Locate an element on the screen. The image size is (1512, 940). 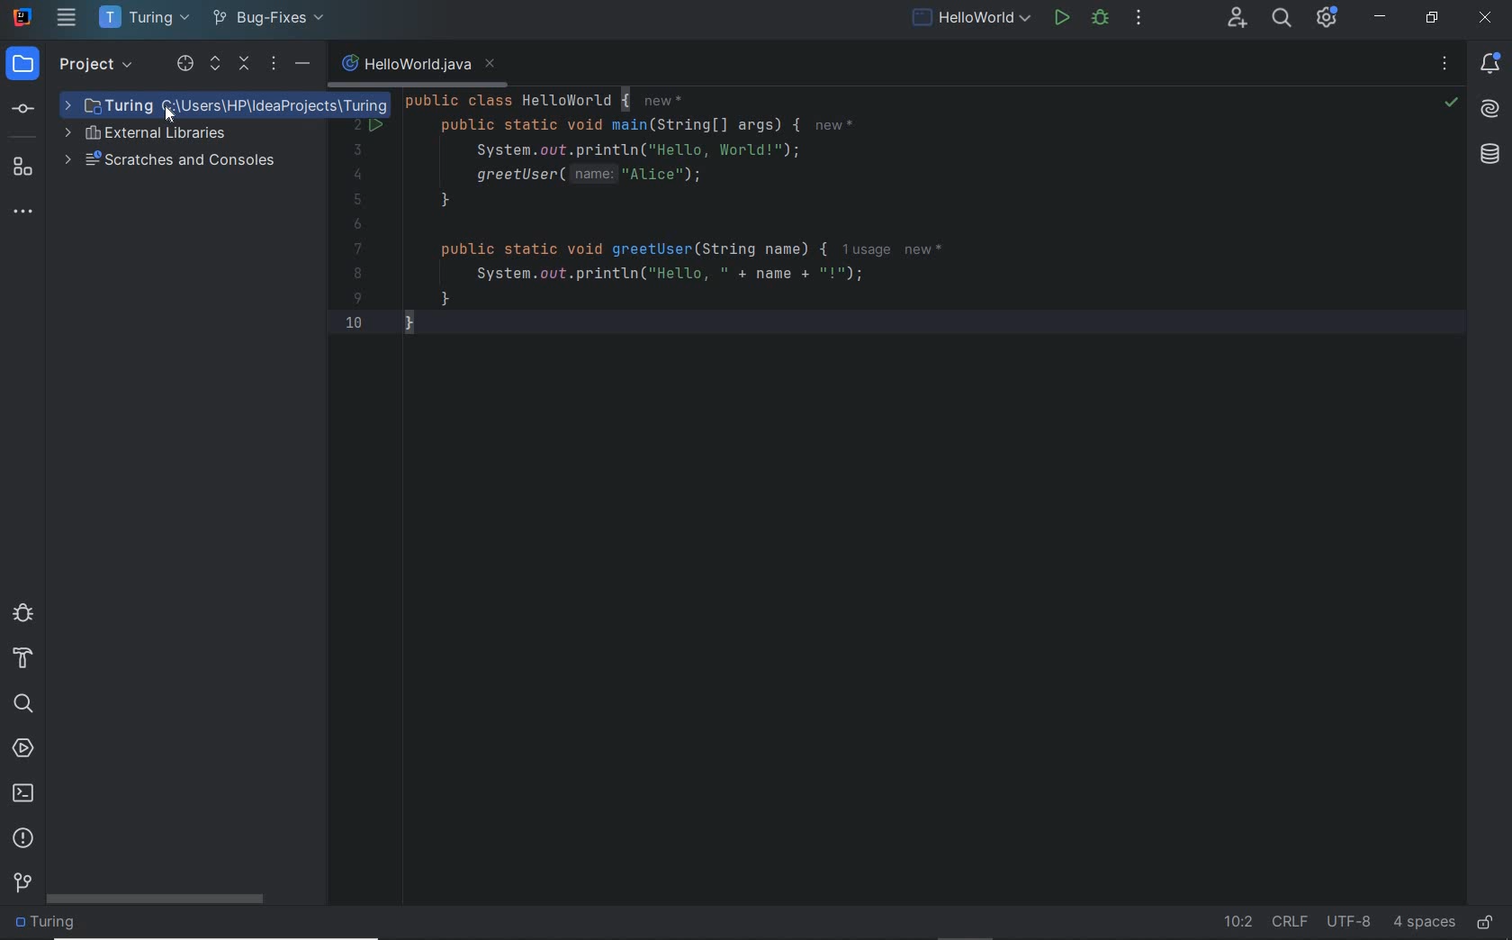
build is located at coordinates (22, 659).